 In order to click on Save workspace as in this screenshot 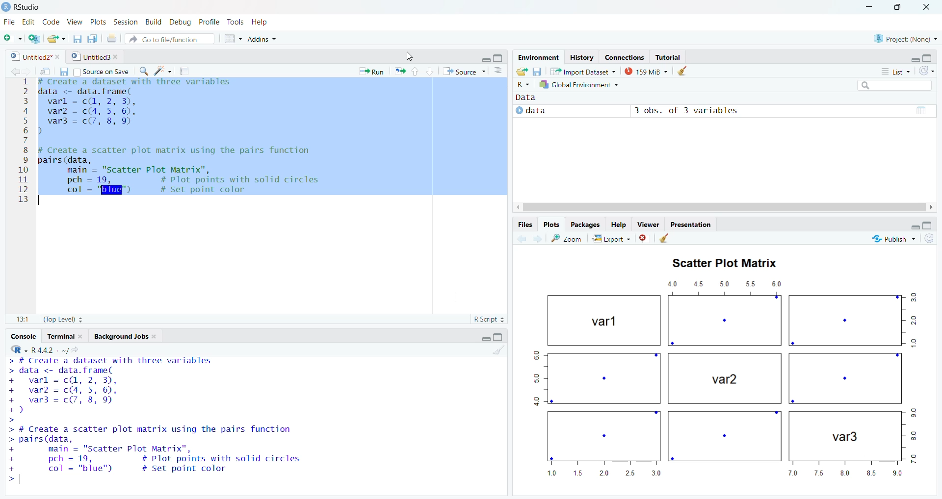, I will do `click(540, 70)`.